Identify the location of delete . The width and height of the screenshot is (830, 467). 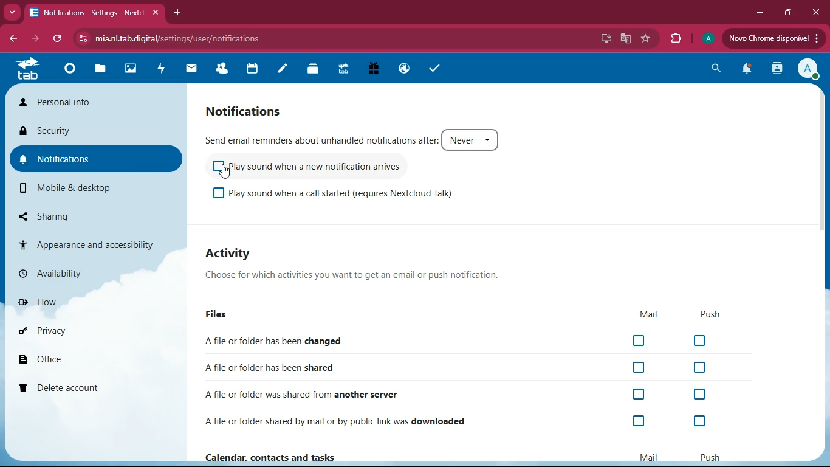
(78, 389).